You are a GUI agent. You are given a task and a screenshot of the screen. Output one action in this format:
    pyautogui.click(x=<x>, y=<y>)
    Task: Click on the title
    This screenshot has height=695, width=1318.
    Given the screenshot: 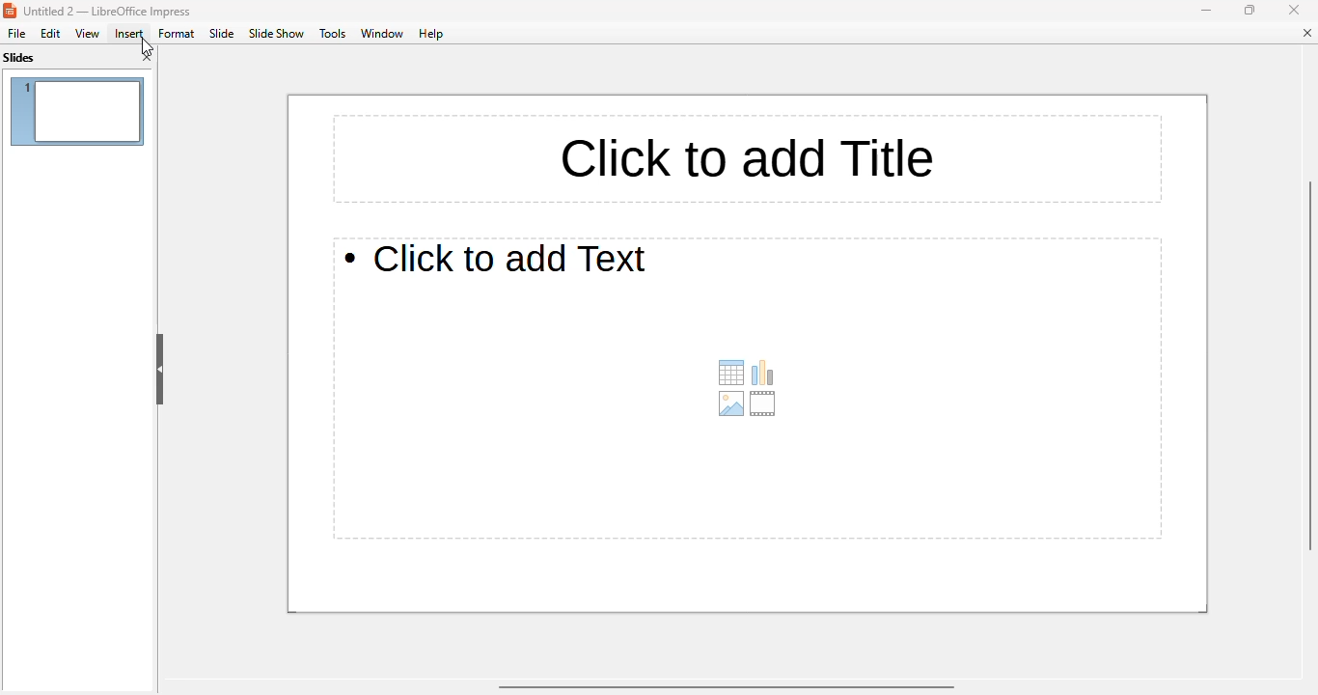 What is the action you would take?
    pyautogui.click(x=109, y=13)
    